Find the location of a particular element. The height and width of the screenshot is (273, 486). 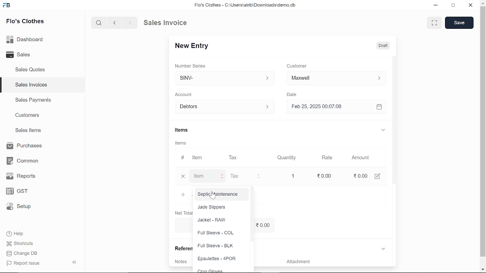

close is located at coordinates (186, 176).